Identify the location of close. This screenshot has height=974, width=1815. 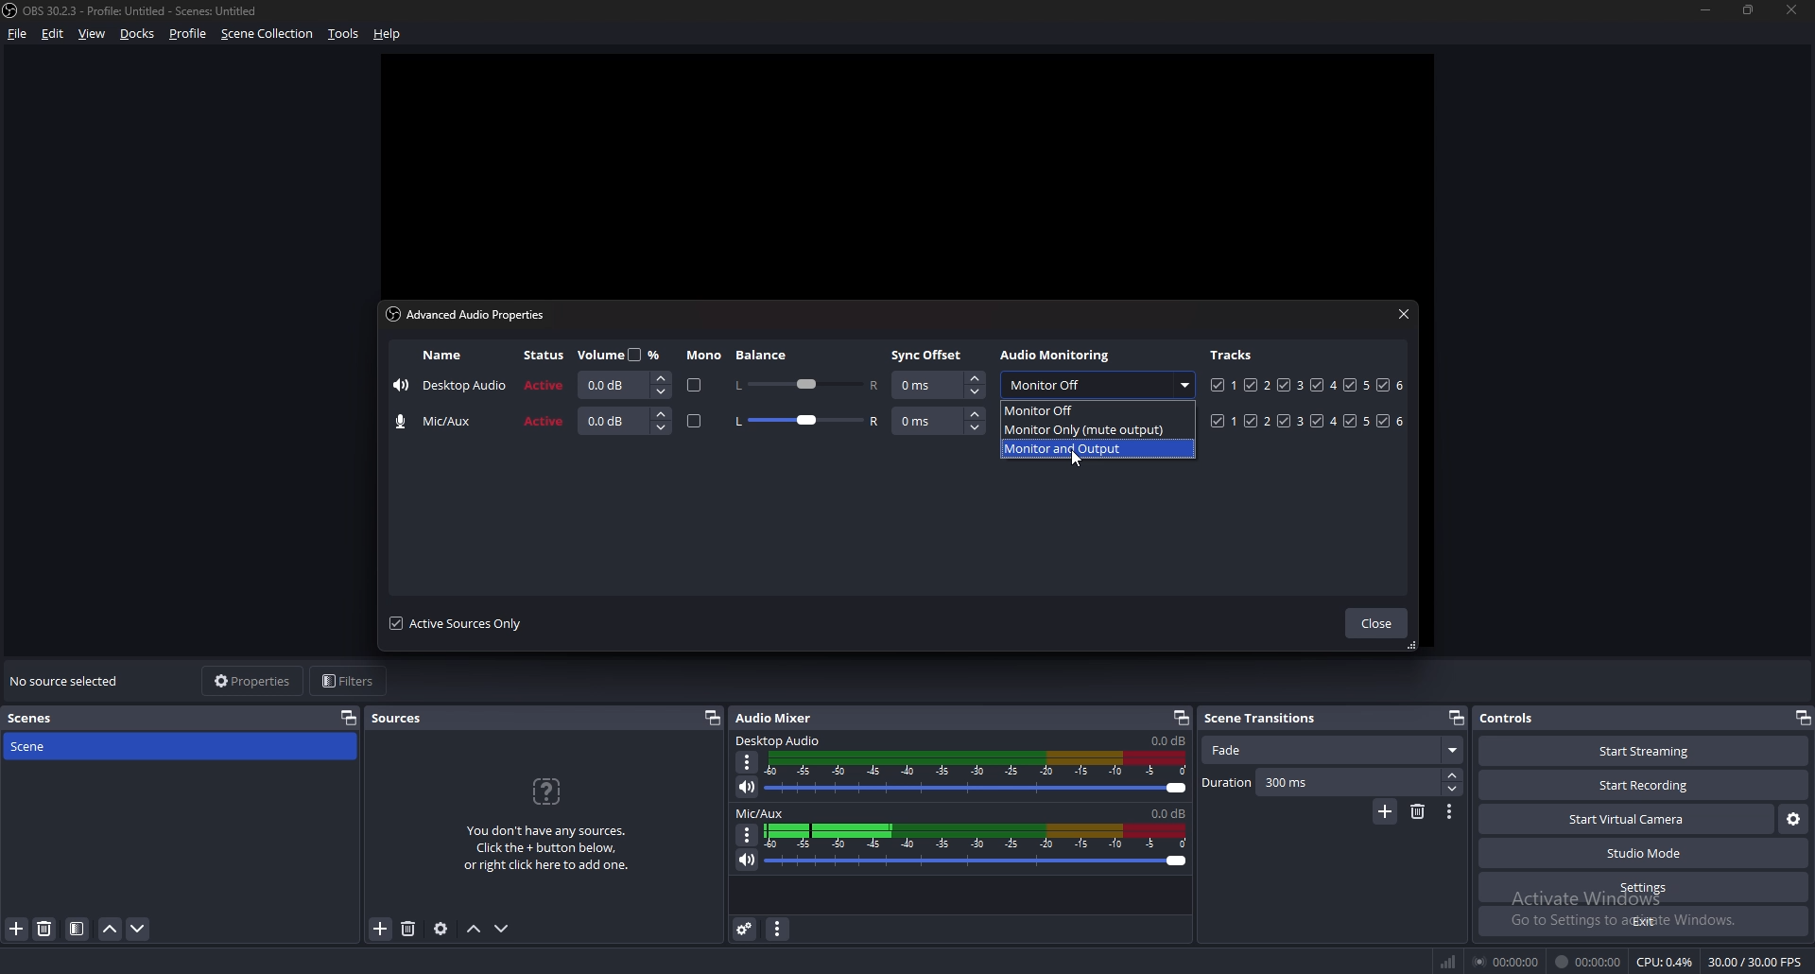
(1404, 313).